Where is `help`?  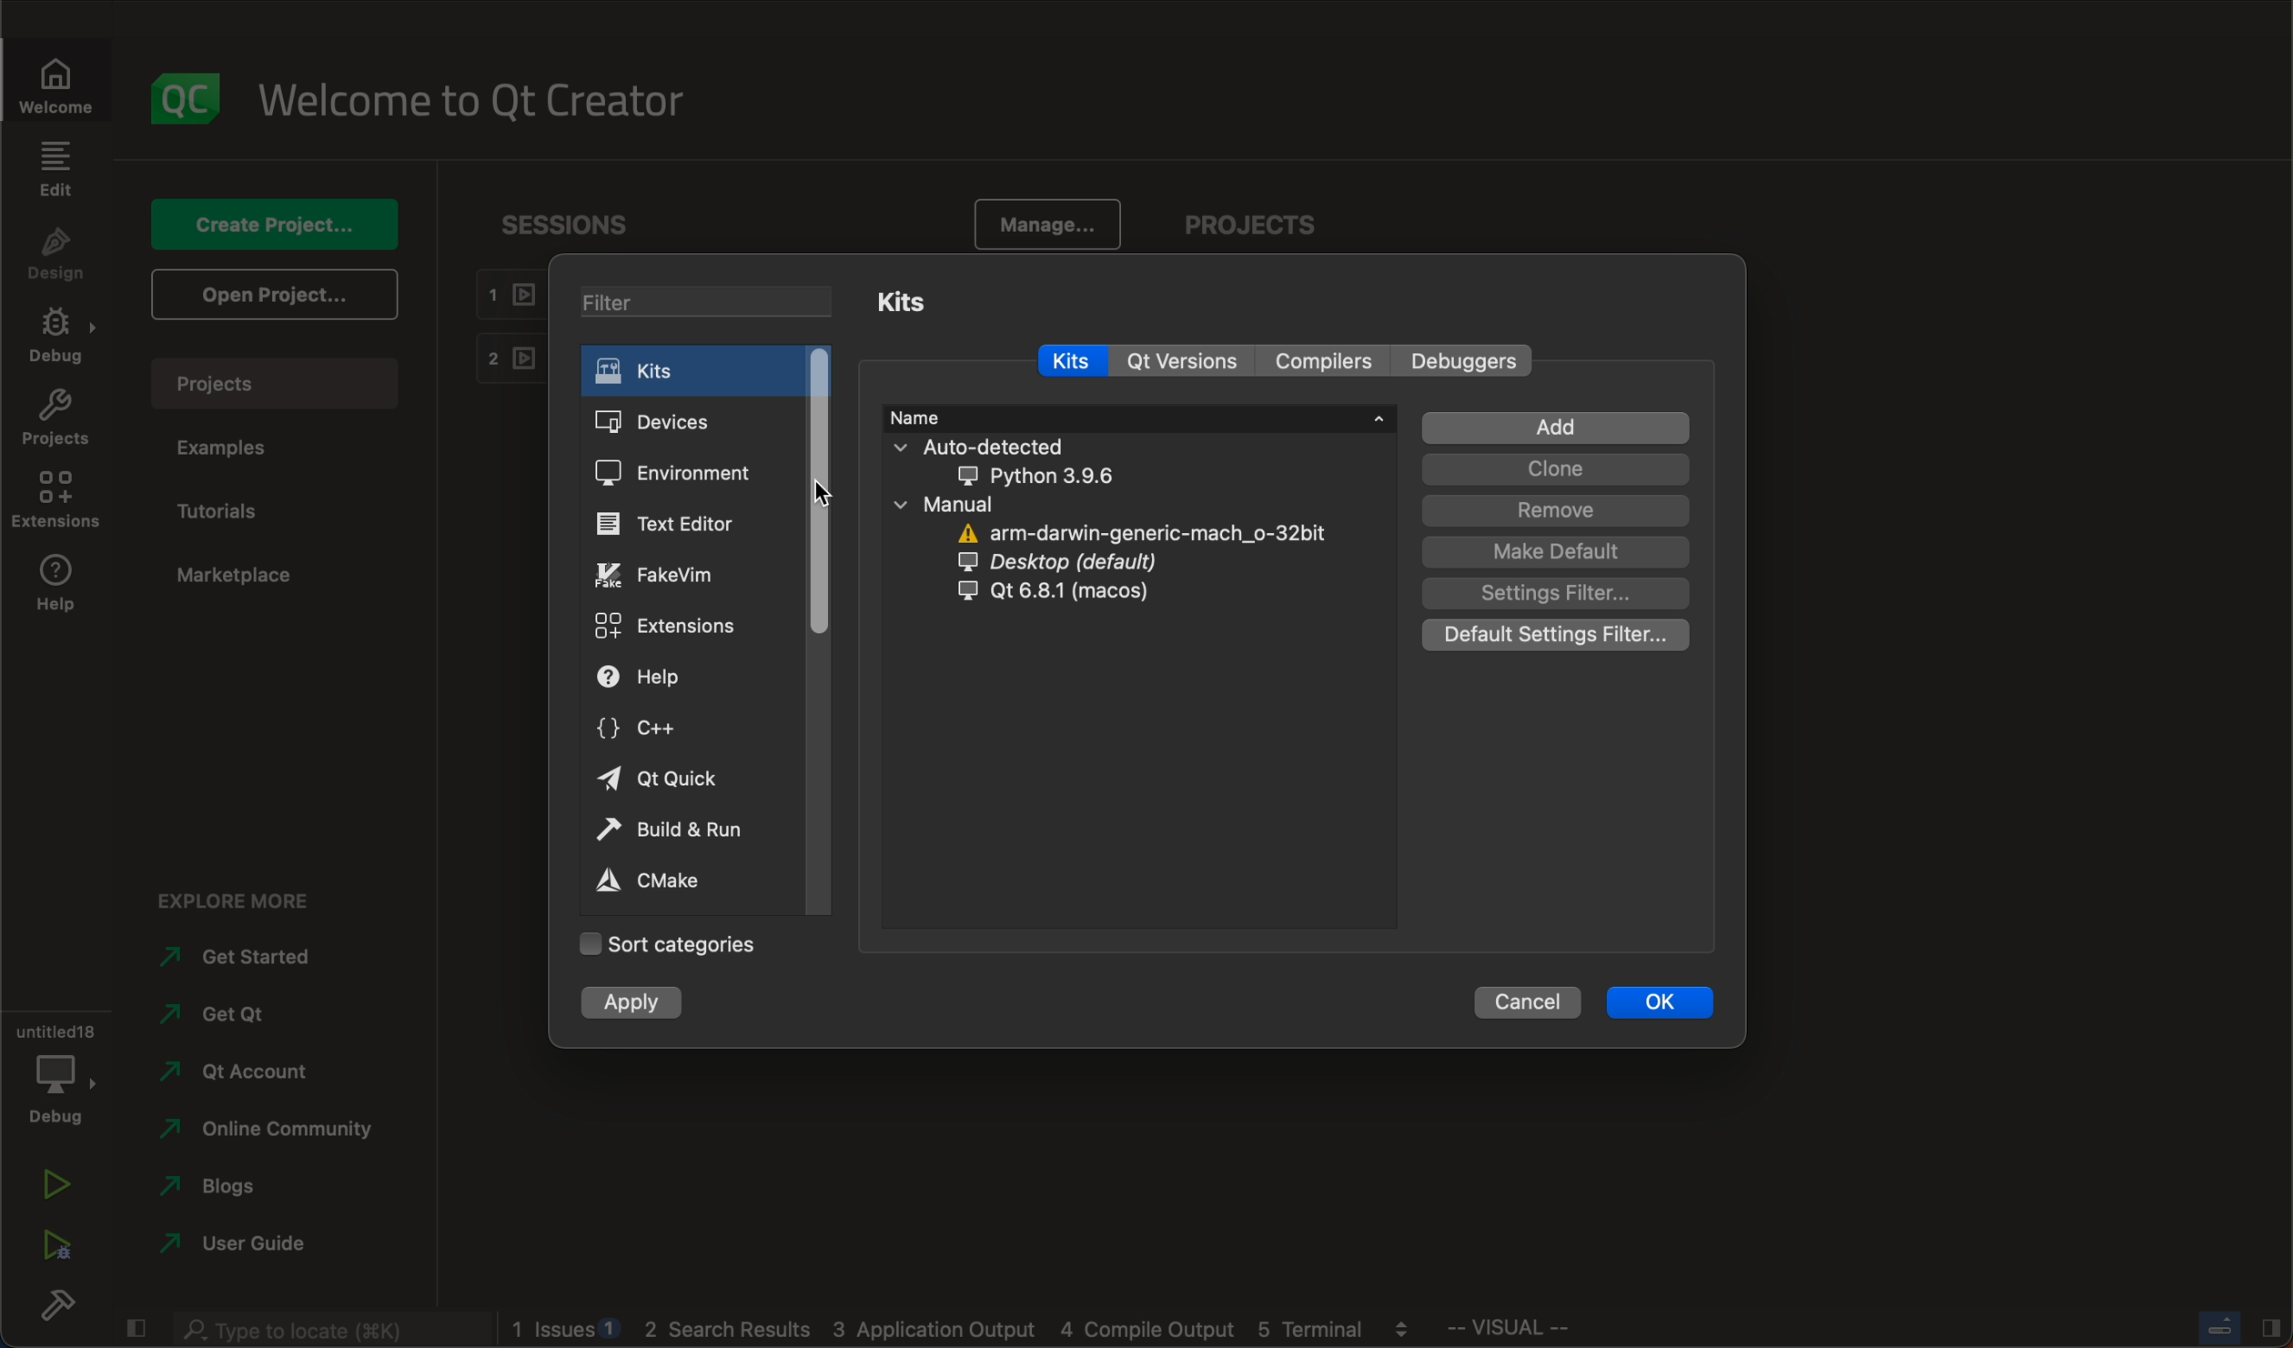
help is located at coordinates (56, 586).